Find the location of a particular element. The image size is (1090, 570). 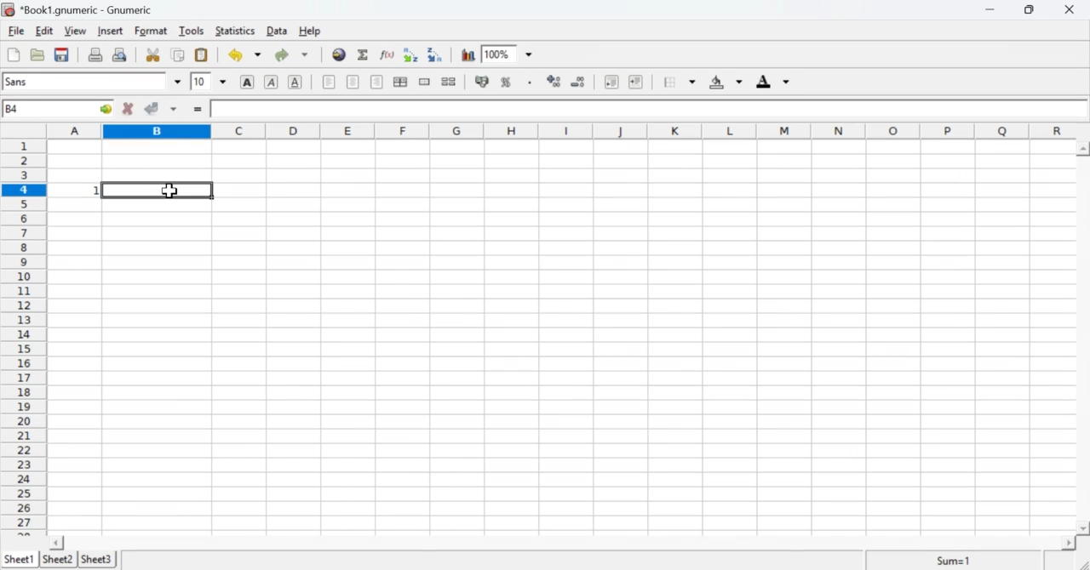

Insert is located at coordinates (111, 31).